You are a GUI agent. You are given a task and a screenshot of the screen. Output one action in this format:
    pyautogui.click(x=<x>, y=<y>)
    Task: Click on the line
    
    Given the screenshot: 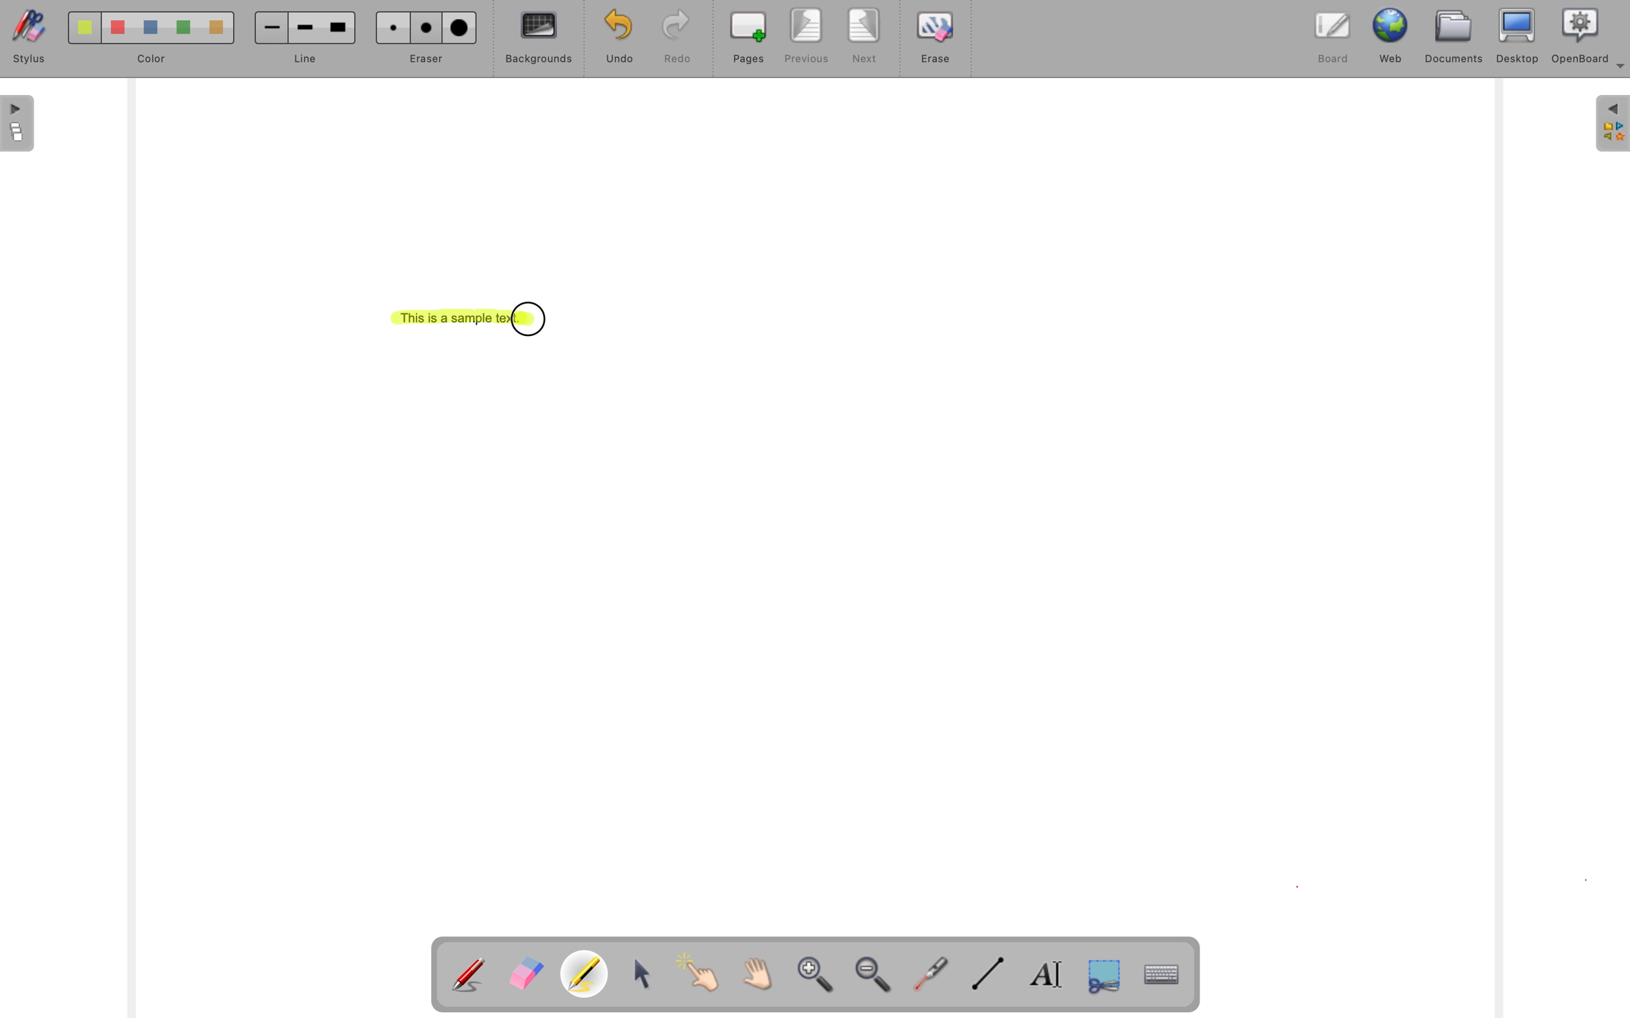 What is the action you would take?
    pyautogui.click(x=306, y=60)
    